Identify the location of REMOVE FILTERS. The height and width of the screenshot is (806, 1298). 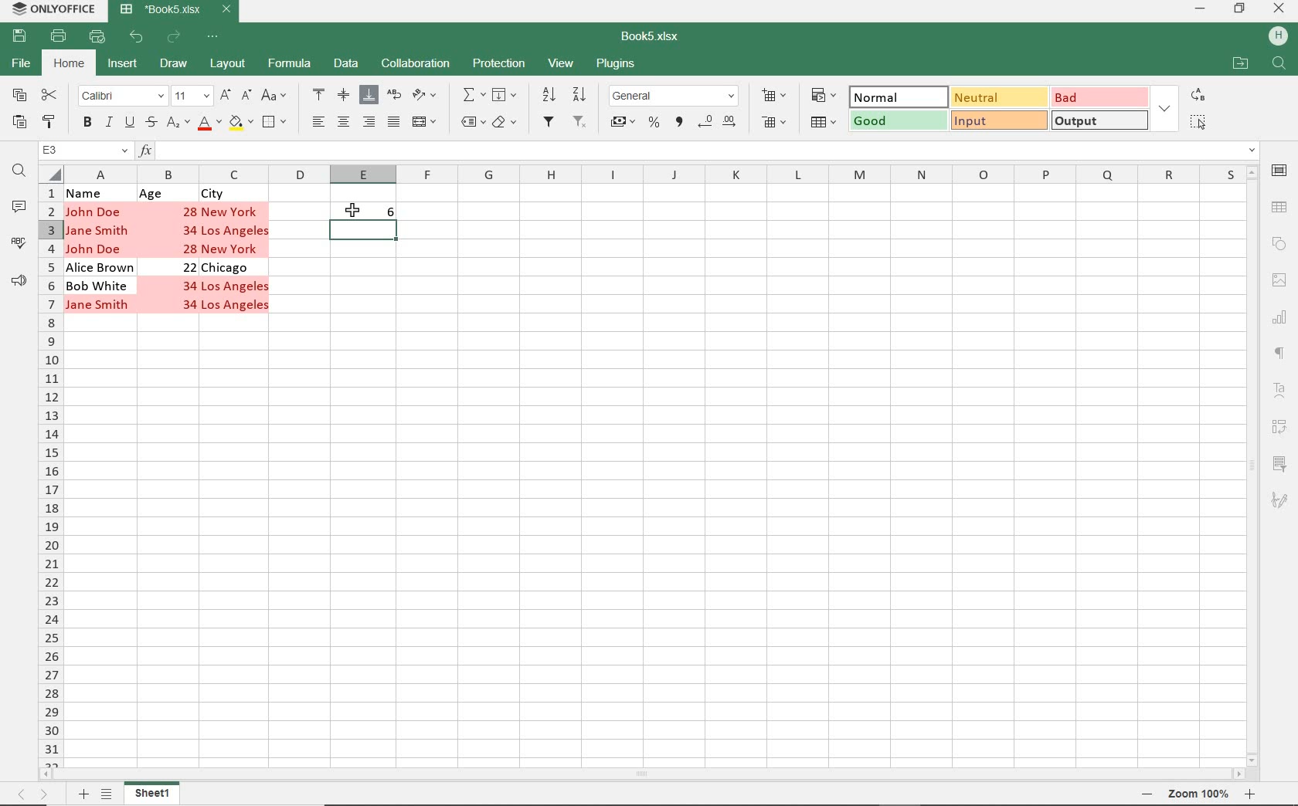
(583, 124).